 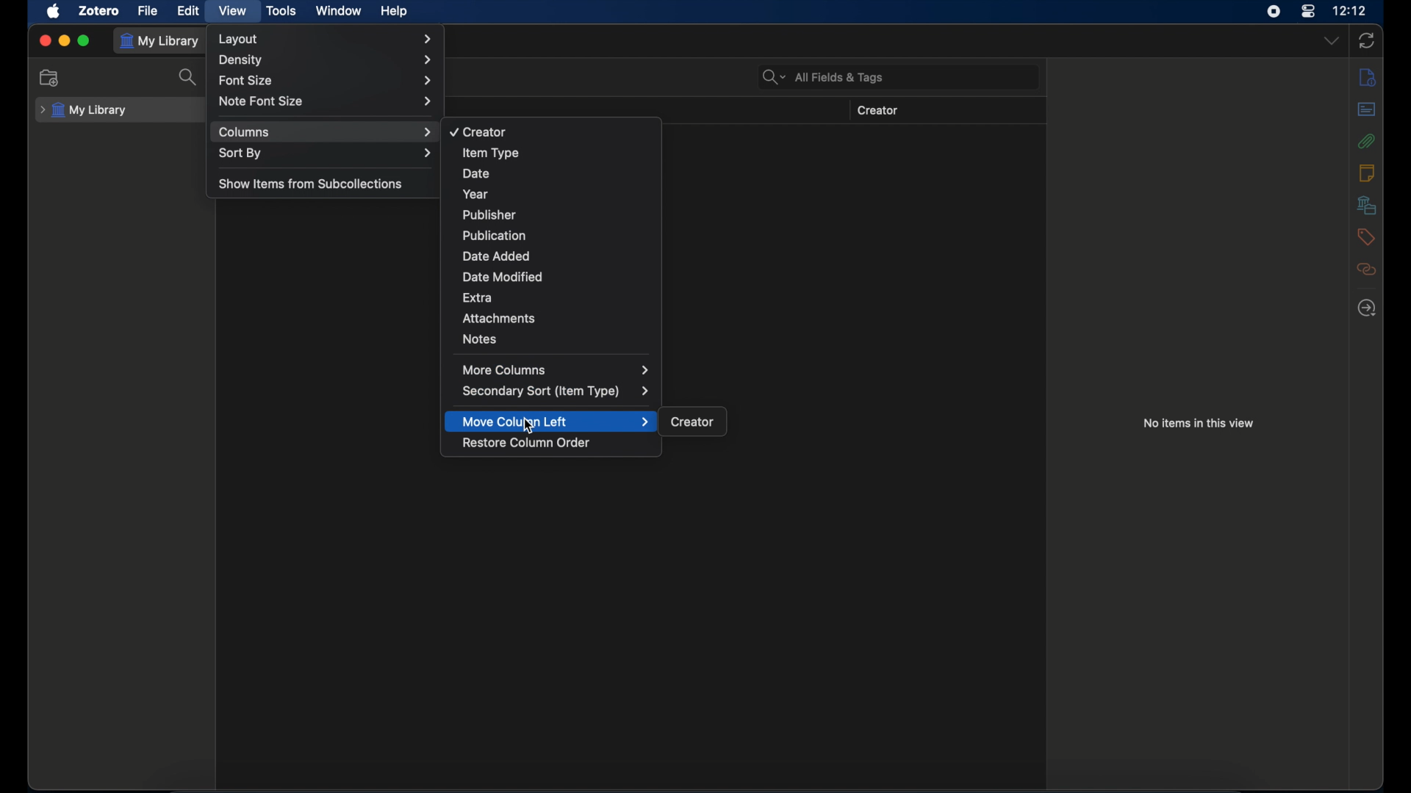 I want to click on notes, so click(x=1366, y=172).